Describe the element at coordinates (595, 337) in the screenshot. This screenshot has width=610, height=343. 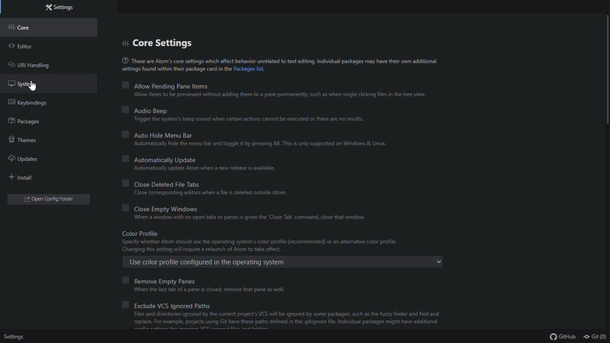
I see `git` at that location.